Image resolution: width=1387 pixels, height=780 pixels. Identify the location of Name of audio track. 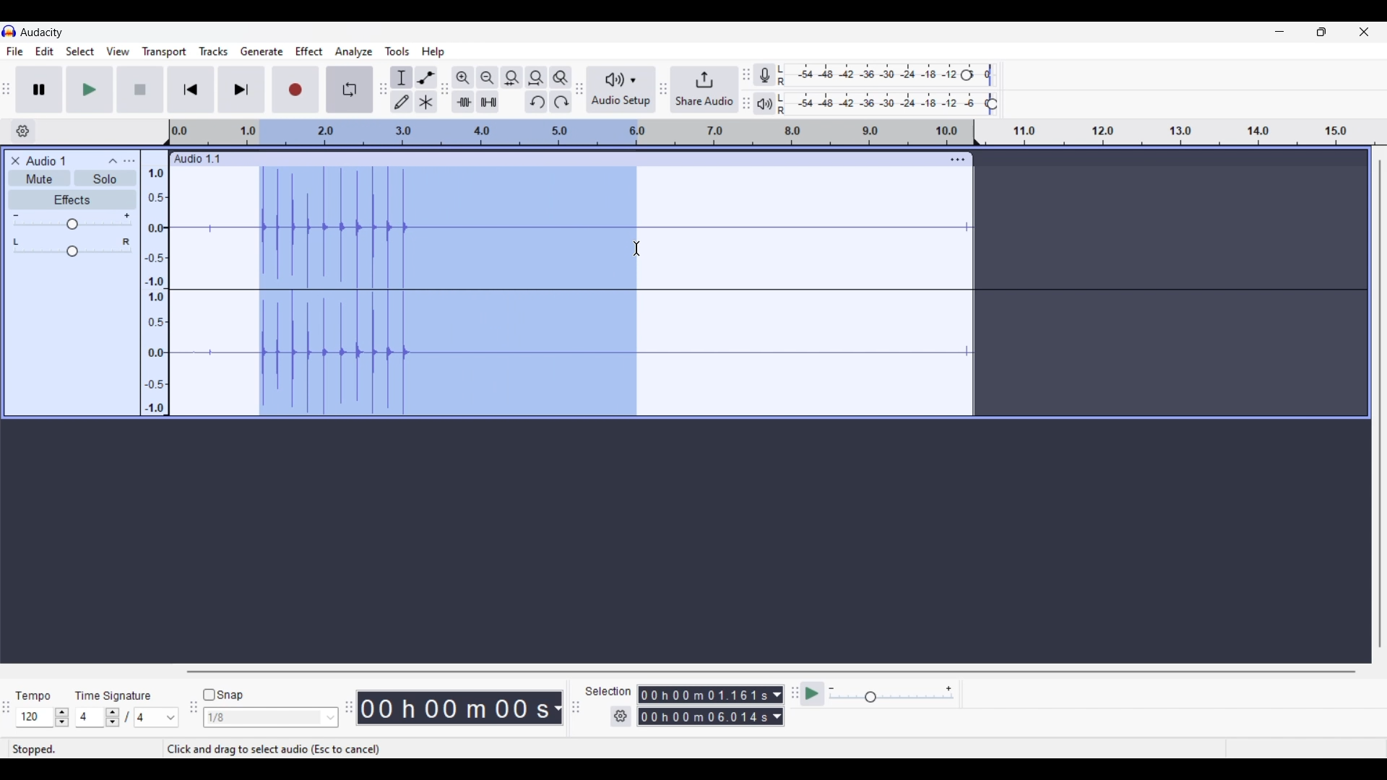
(46, 160).